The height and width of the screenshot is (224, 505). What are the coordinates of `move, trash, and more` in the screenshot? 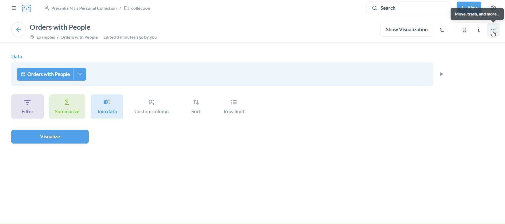 It's located at (478, 14).